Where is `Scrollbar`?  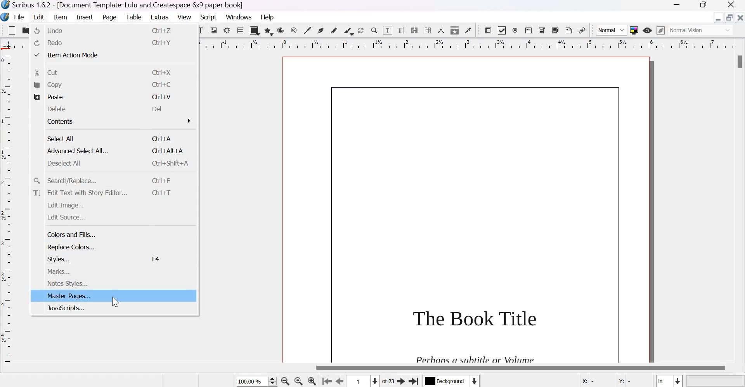
Scrollbar is located at coordinates (518, 368).